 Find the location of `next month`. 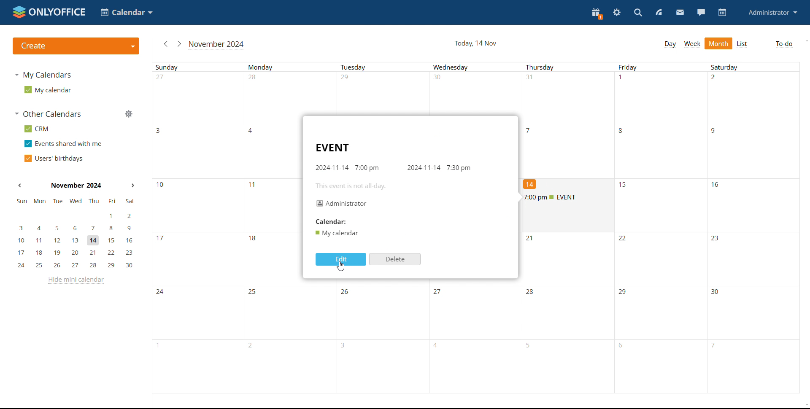

next month is located at coordinates (132, 185).